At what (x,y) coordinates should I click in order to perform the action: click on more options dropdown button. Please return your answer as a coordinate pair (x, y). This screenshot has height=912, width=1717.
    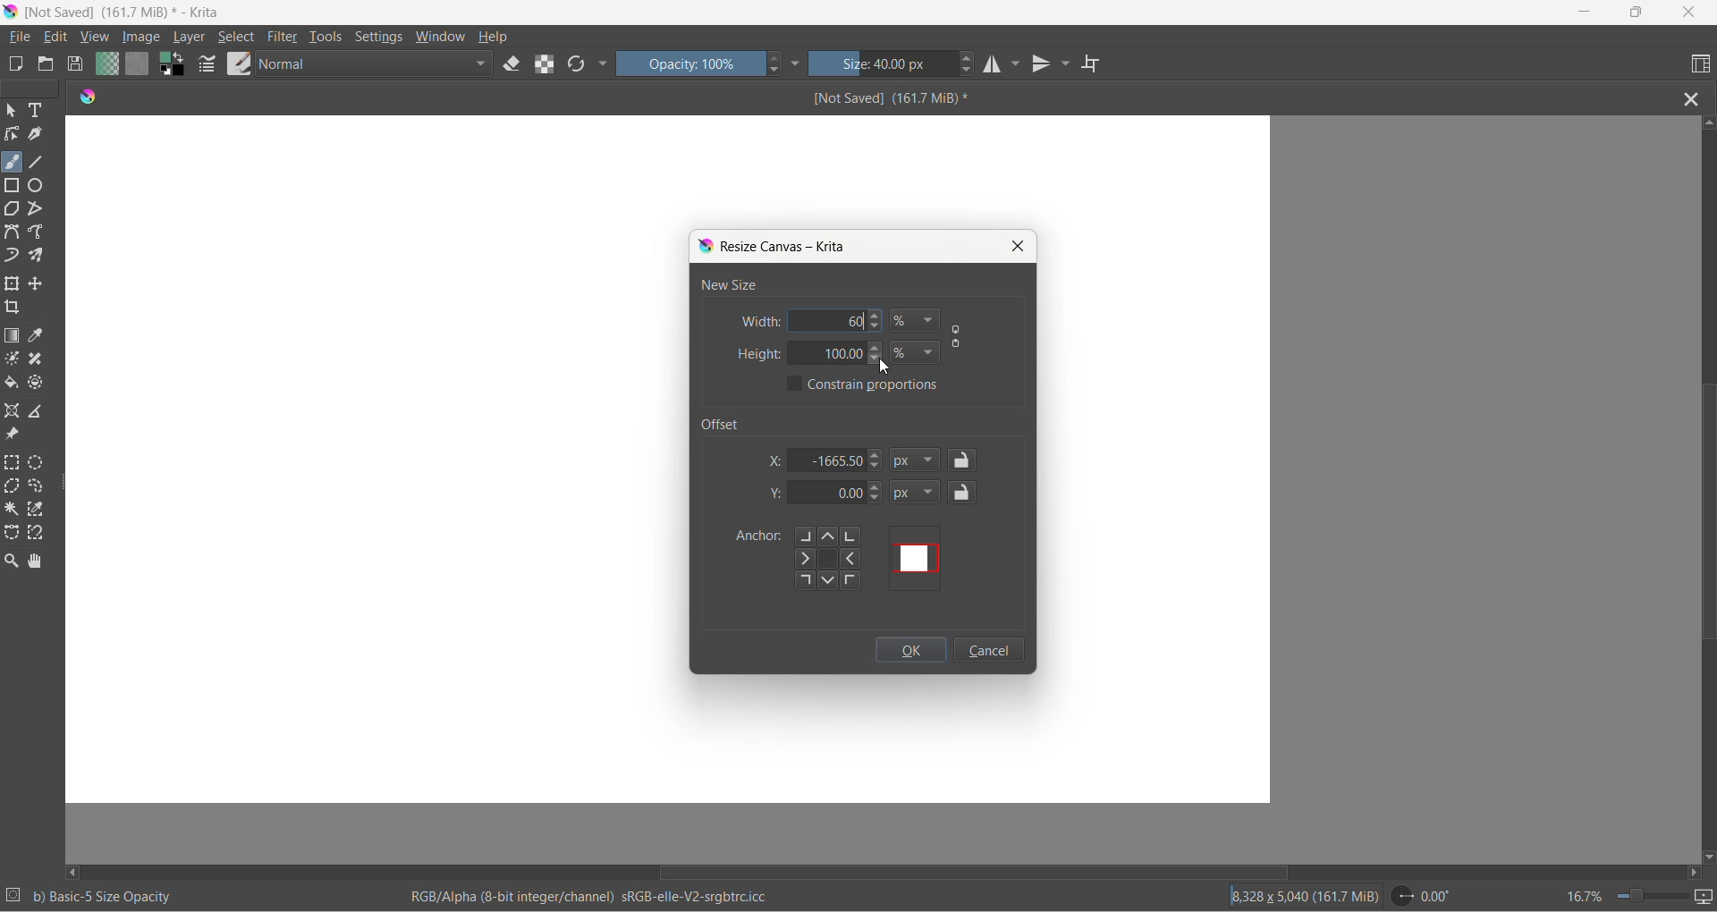
    Looking at the image, I should click on (603, 65).